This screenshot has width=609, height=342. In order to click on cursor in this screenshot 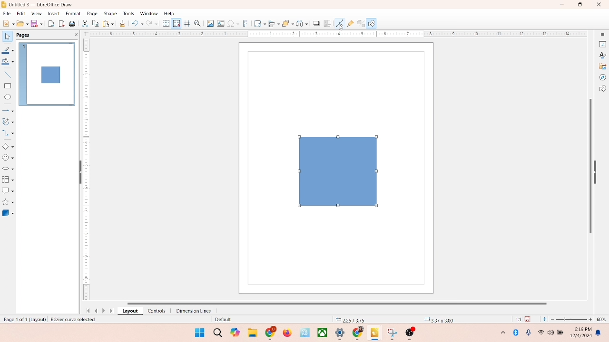, I will do `click(341, 28)`.